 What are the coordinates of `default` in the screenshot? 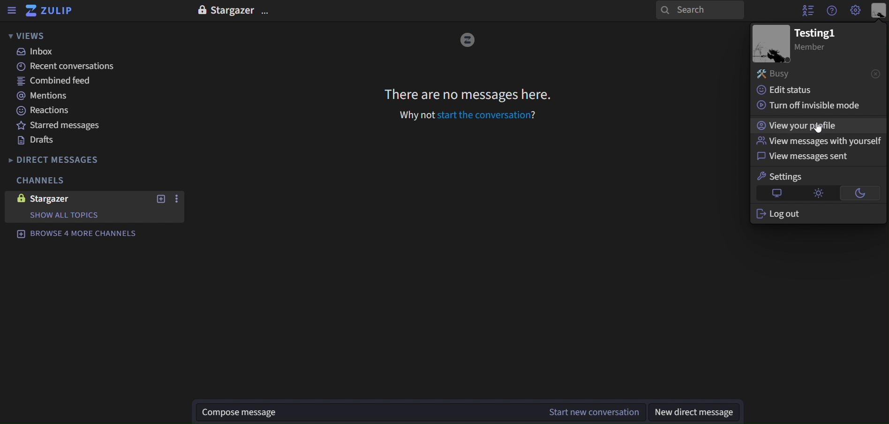 It's located at (777, 193).